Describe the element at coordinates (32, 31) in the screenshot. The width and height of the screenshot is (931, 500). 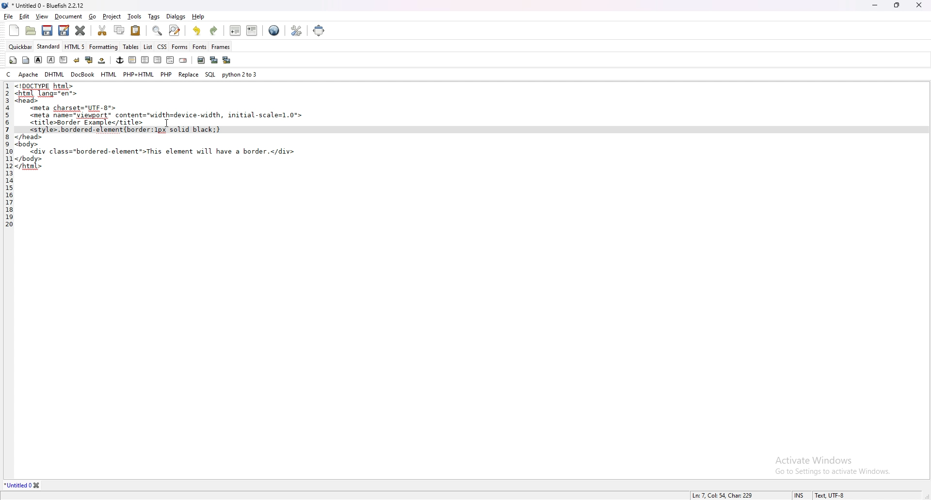
I see `open` at that location.